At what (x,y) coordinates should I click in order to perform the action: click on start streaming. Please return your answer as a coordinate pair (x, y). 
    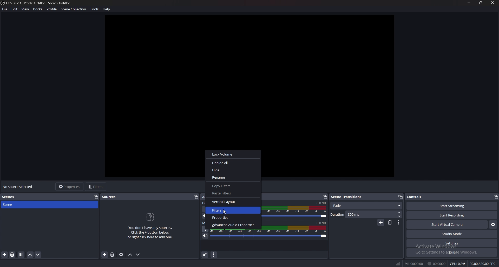
    Looking at the image, I should click on (452, 206).